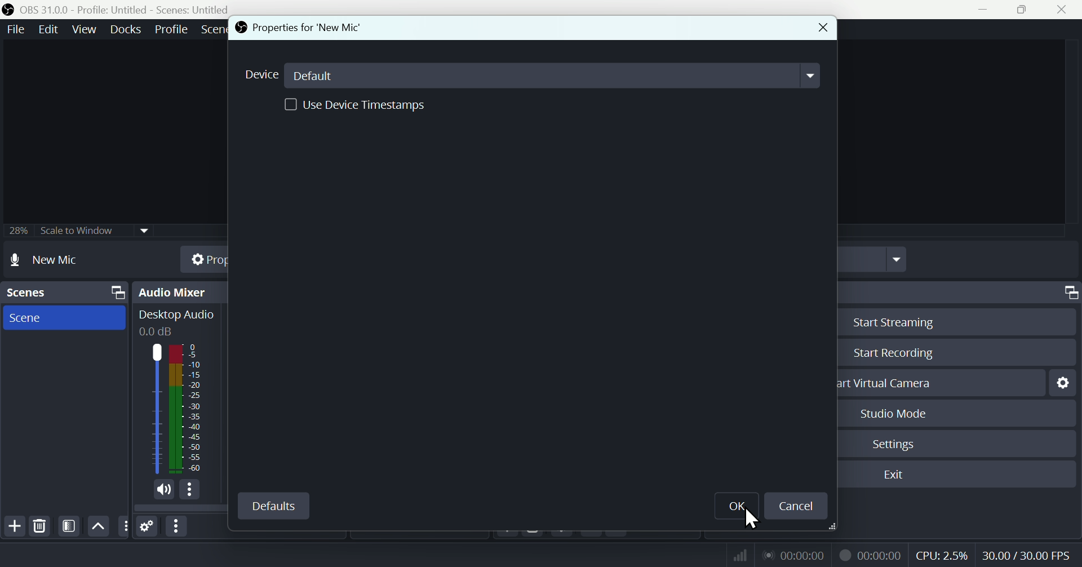 The width and height of the screenshot is (1082, 567). Describe the element at coordinates (187, 408) in the screenshot. I see `Desktop Audio bar` at that location.